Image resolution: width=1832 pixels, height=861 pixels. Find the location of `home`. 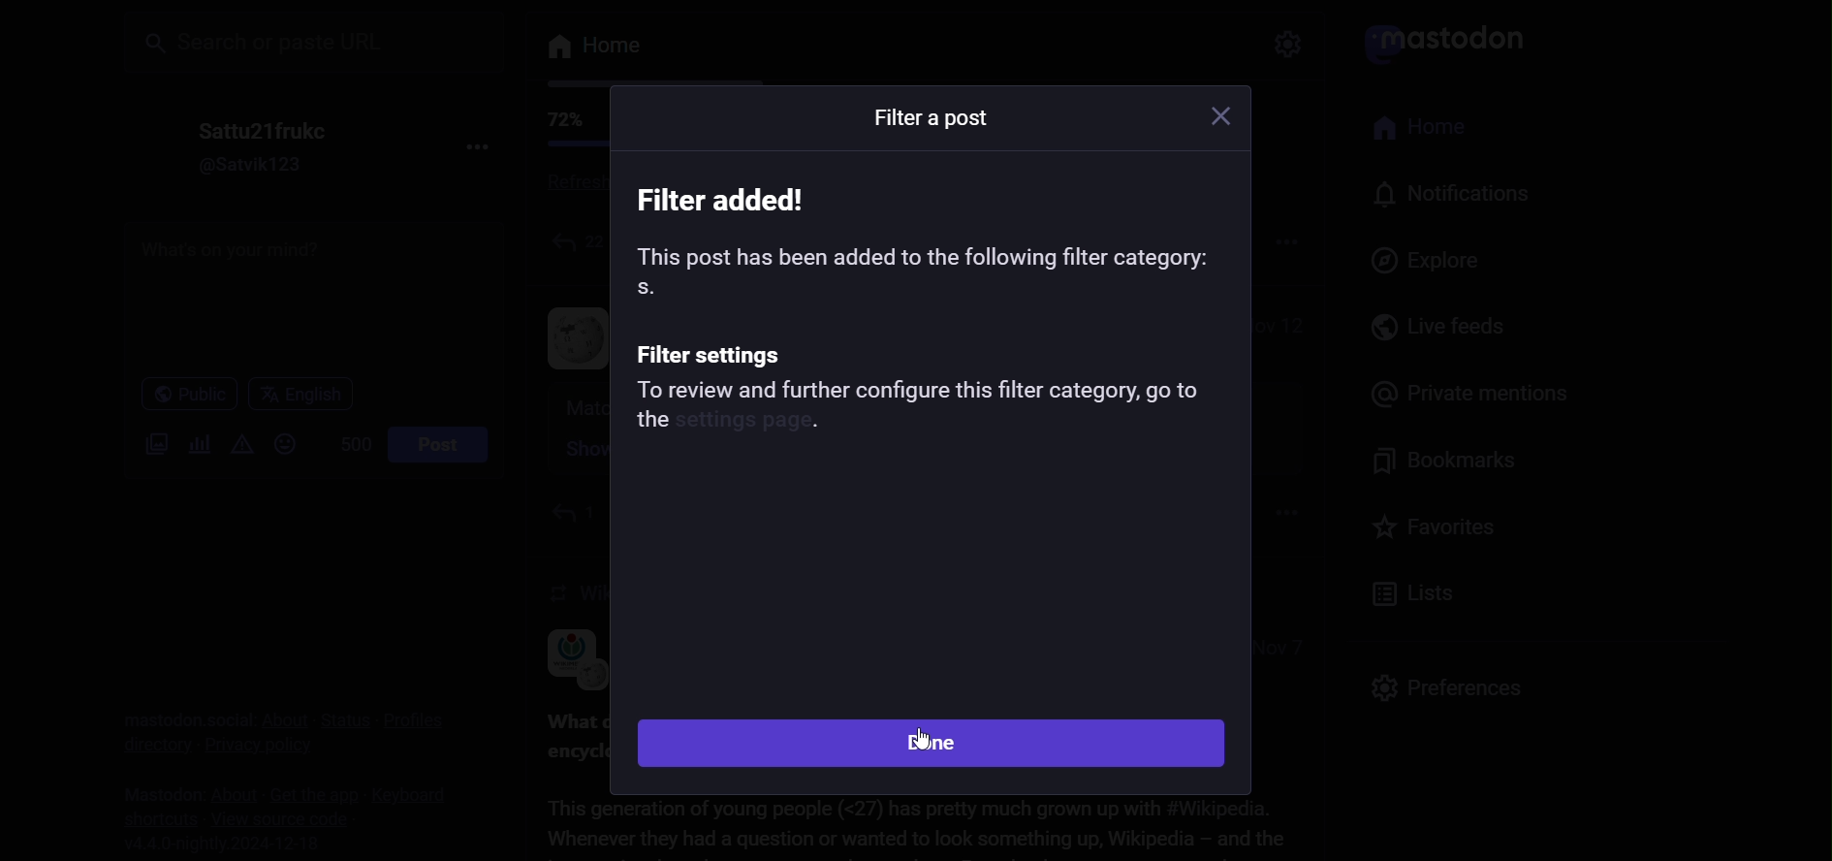

home is located at coordinates (590, 48).